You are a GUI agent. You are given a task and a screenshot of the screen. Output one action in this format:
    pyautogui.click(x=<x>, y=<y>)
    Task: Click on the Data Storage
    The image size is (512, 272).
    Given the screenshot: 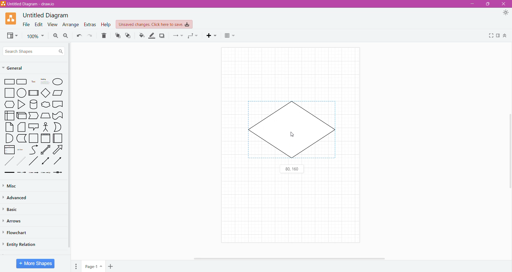 What is the action you would take?
    pyautogui.click(x=22, y=138)
    